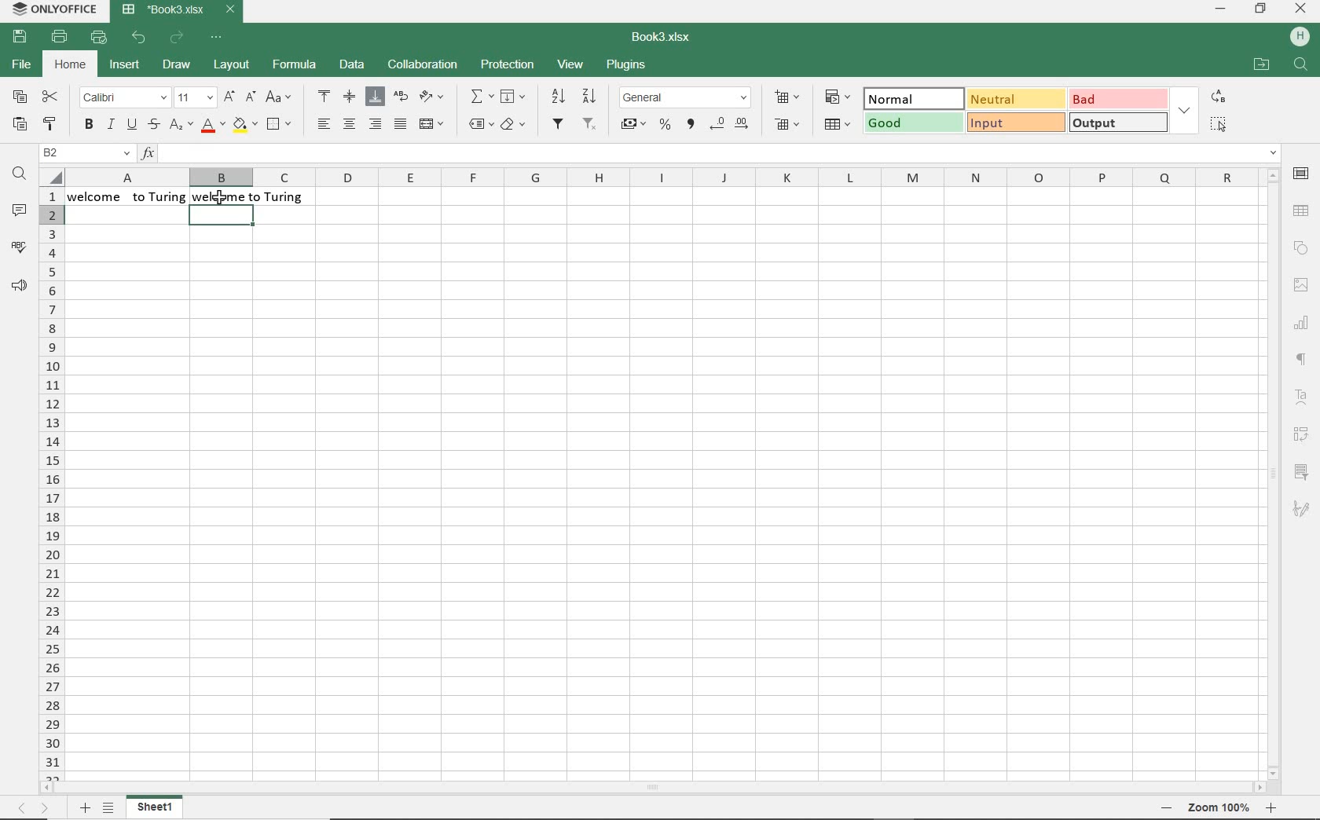 The height and width of the screenshot is (820, 1320). I want to click on feedback & support, so click(18, 287).